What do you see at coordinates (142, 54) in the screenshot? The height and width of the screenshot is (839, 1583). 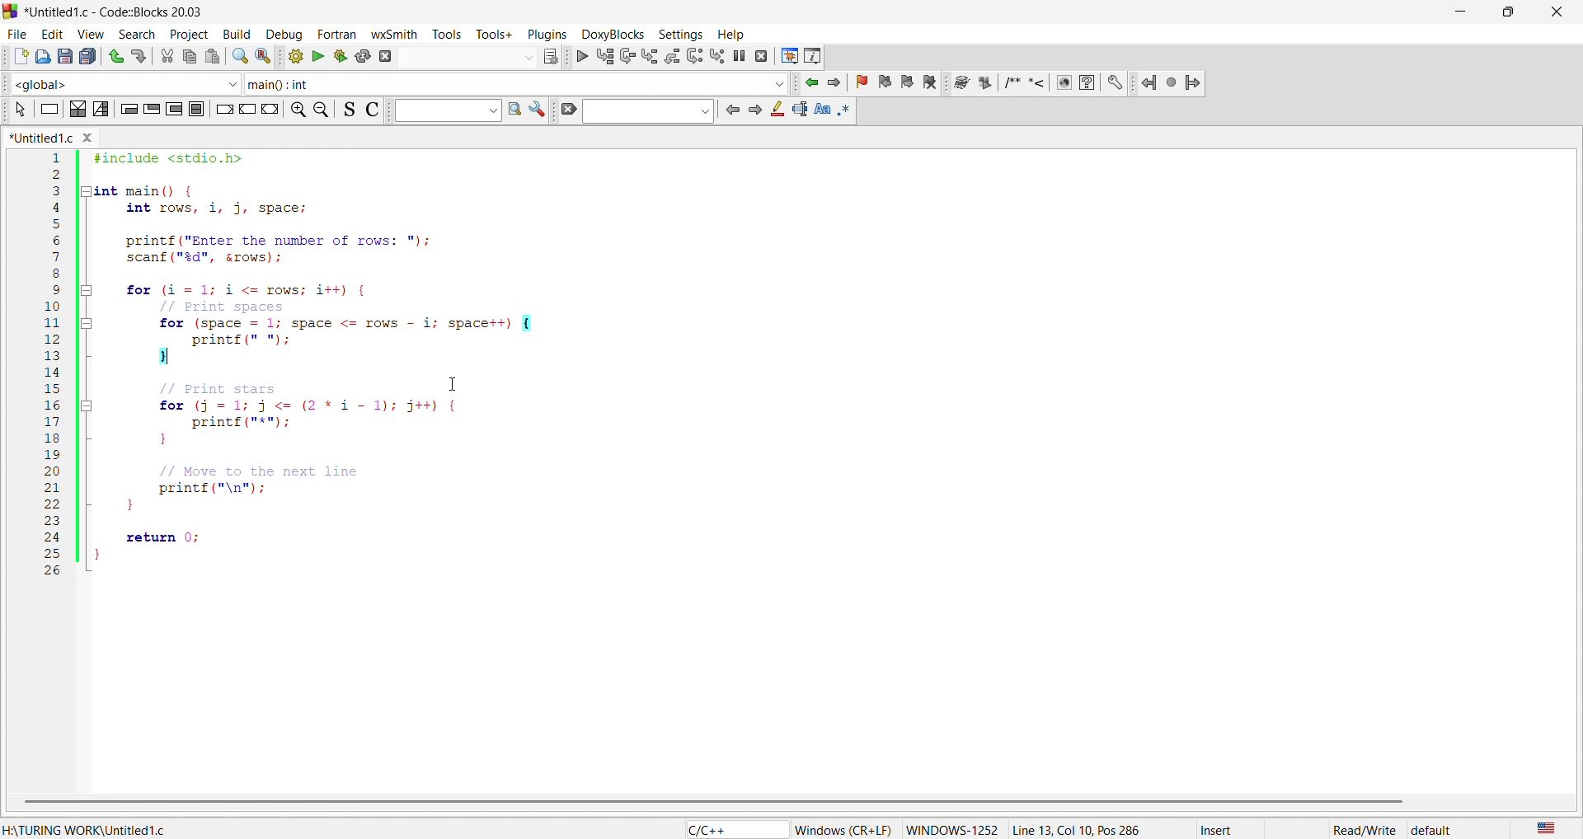 I see `redo` at bounding box center [142, 54].